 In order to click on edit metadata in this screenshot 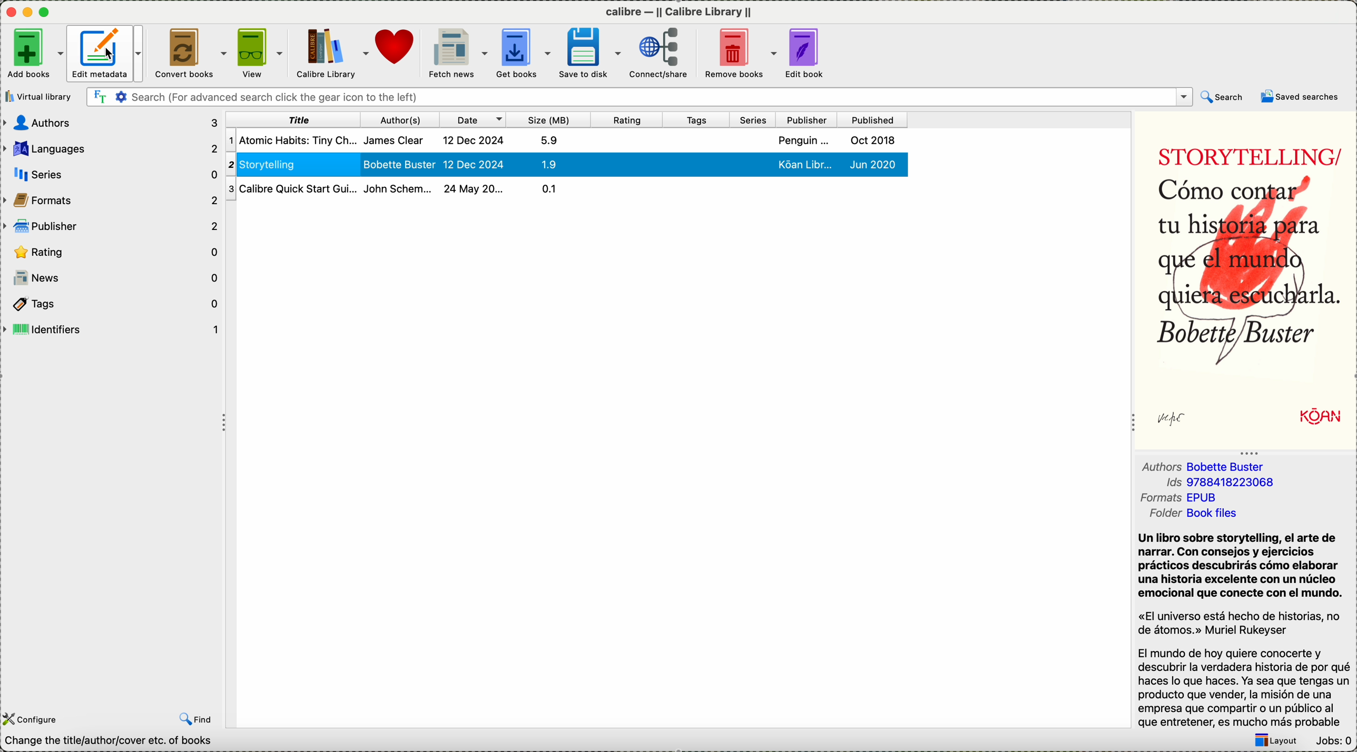, I will do `click(110, 53)`.